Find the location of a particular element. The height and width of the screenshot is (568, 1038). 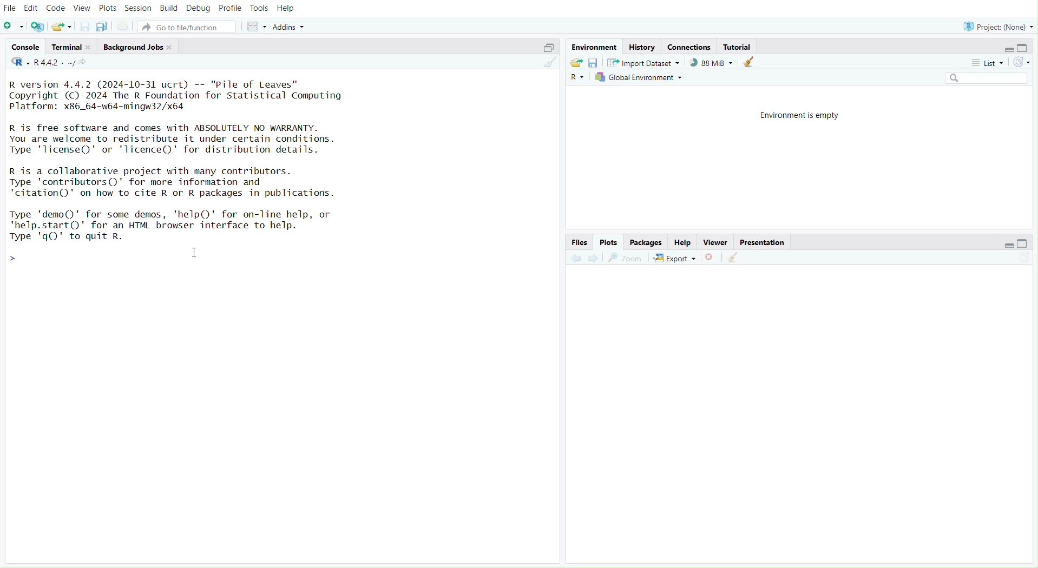

Background Jobs is located at coordinates (136, 47).